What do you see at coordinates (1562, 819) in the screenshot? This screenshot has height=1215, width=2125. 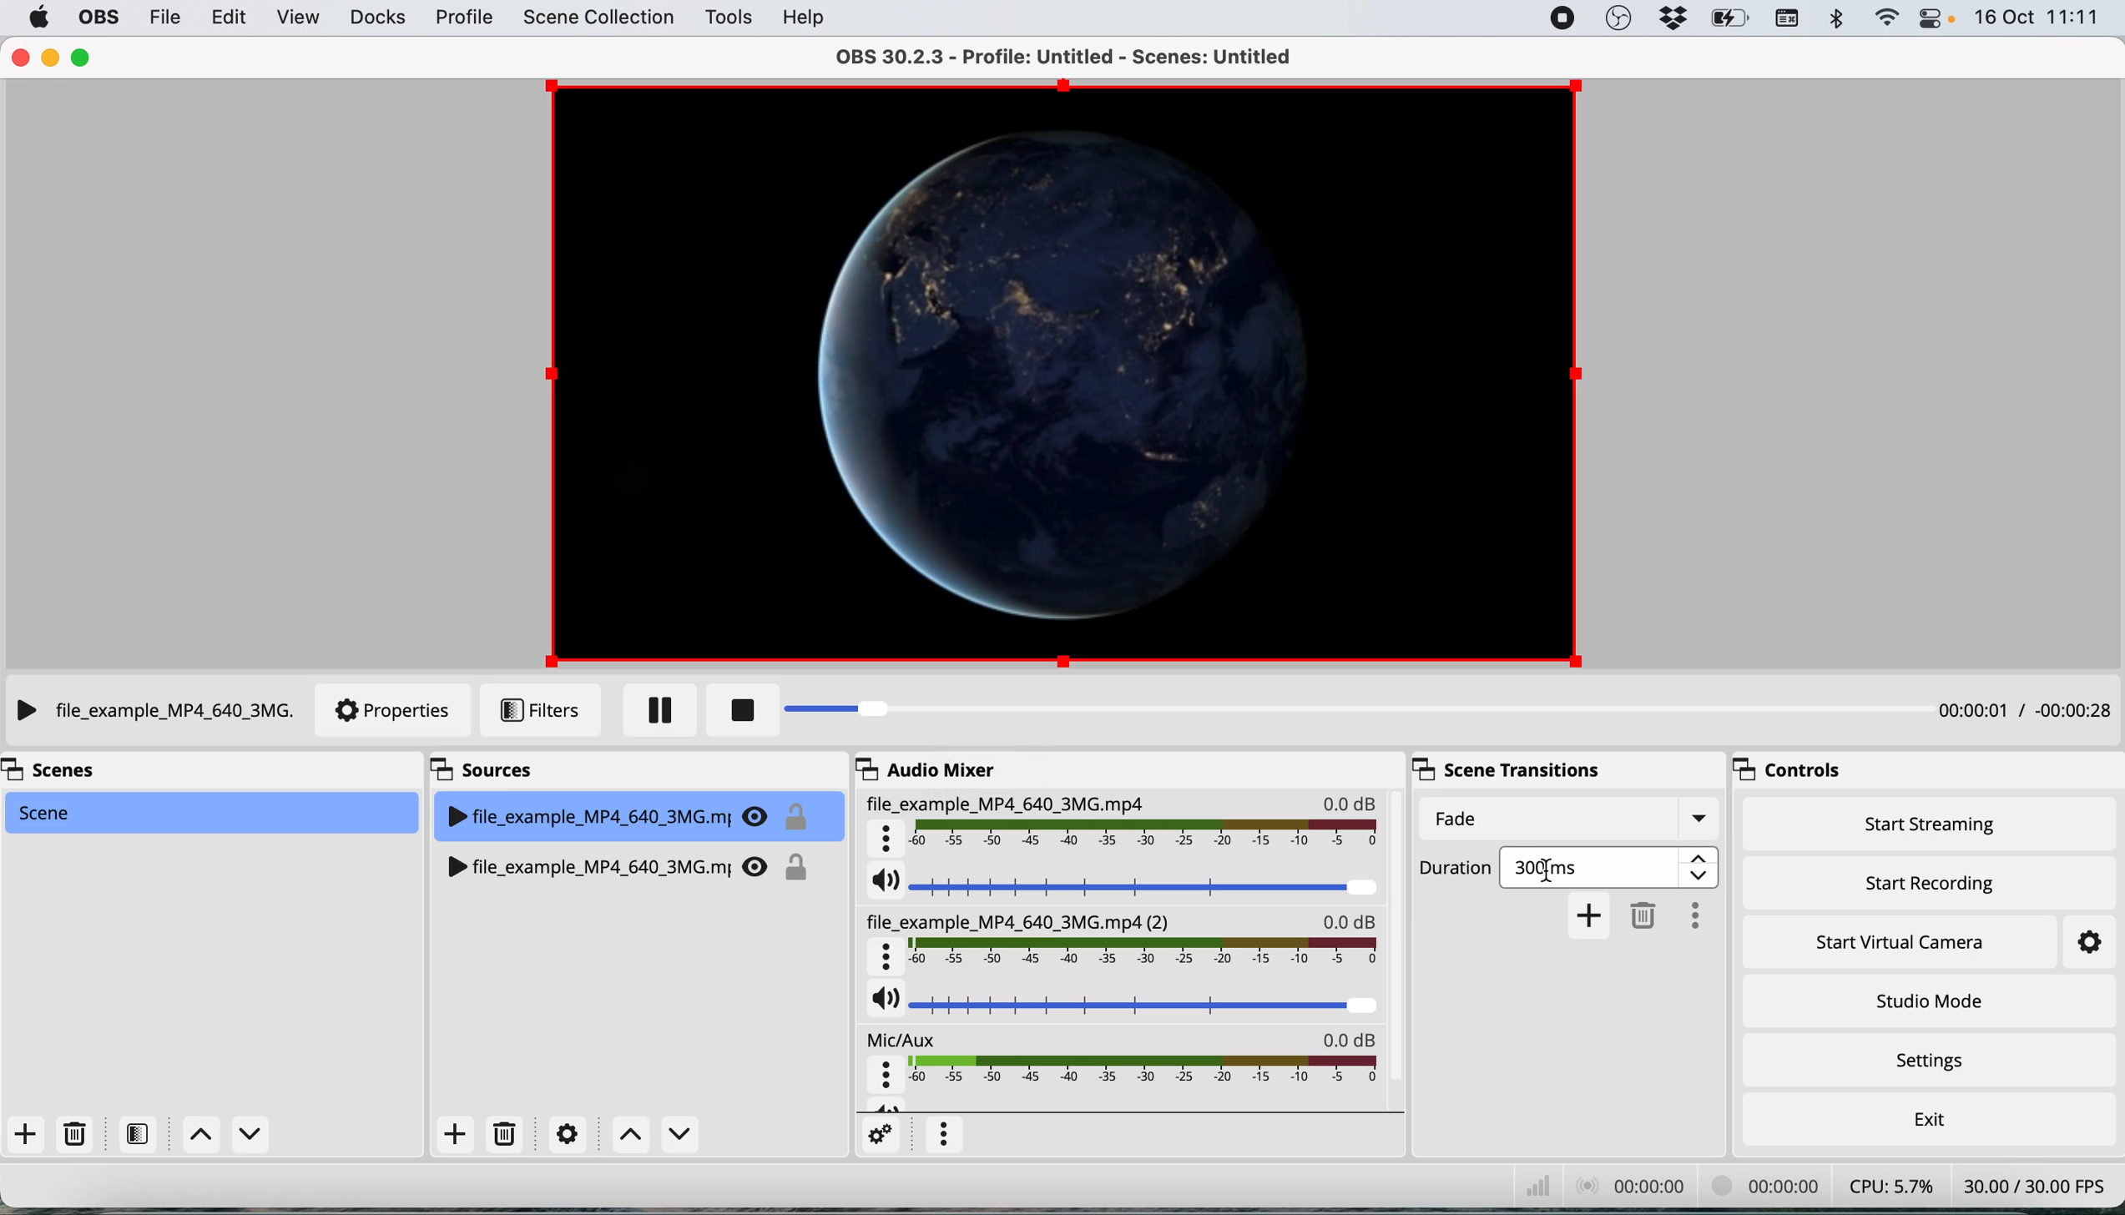 I see `fade` at bounding box center [1562, 819].